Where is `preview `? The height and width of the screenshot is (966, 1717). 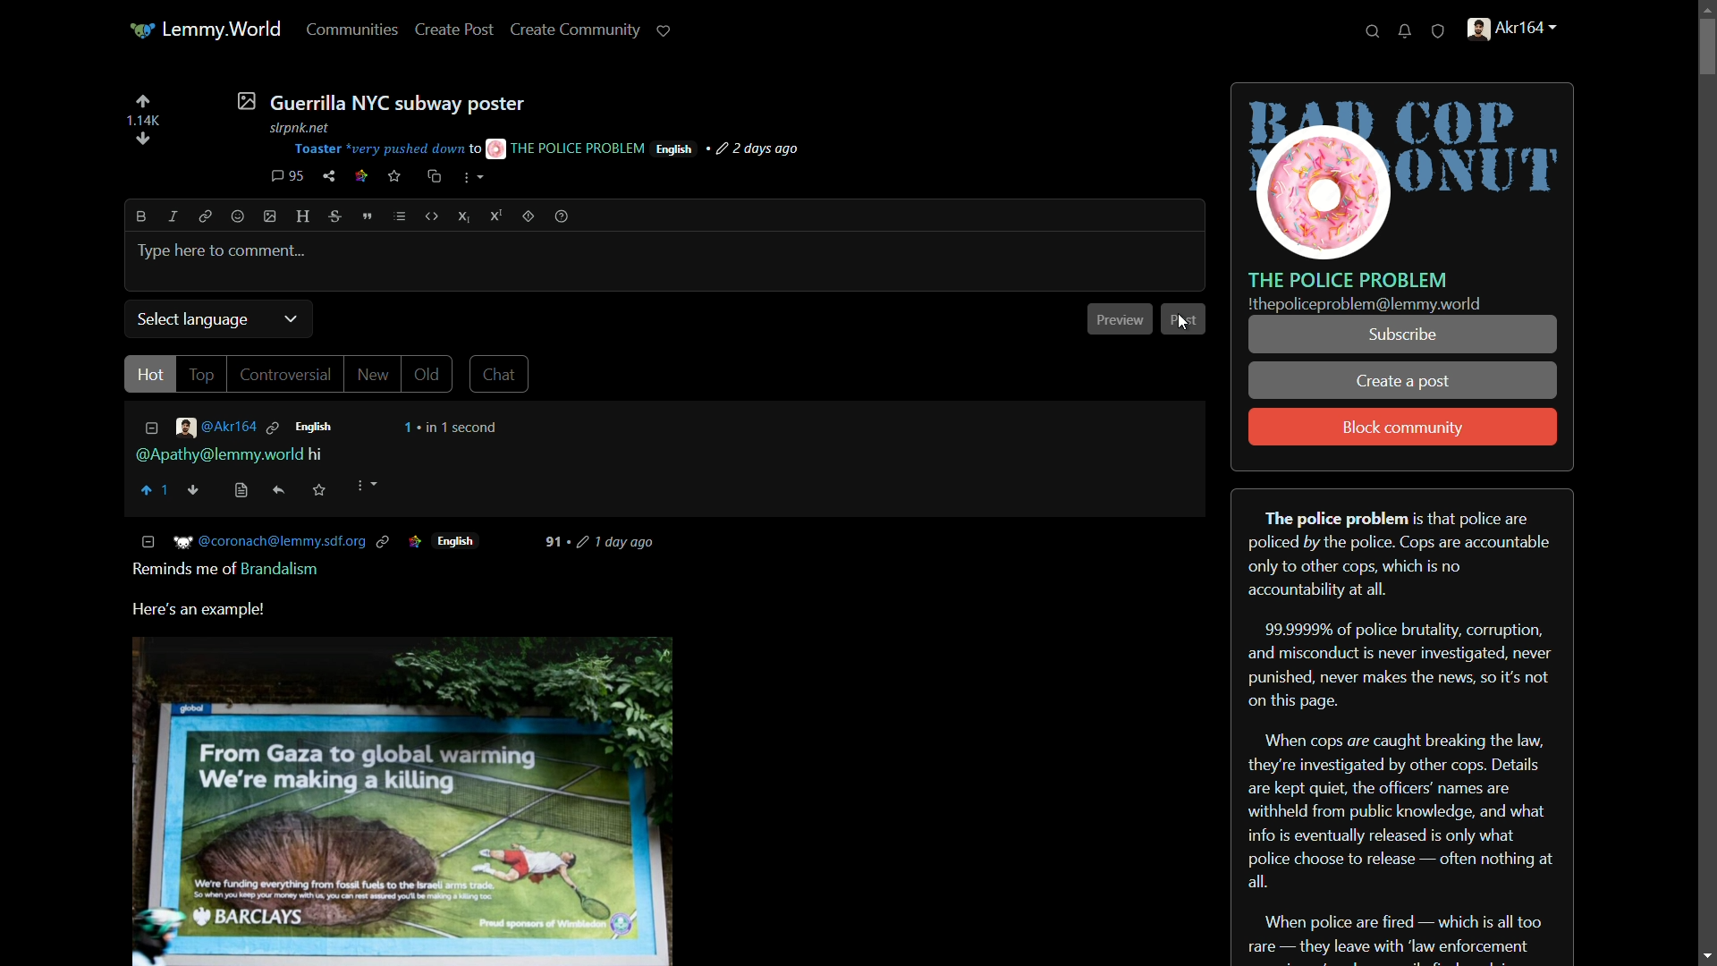
preview  is located at coordinates (1120, 318).